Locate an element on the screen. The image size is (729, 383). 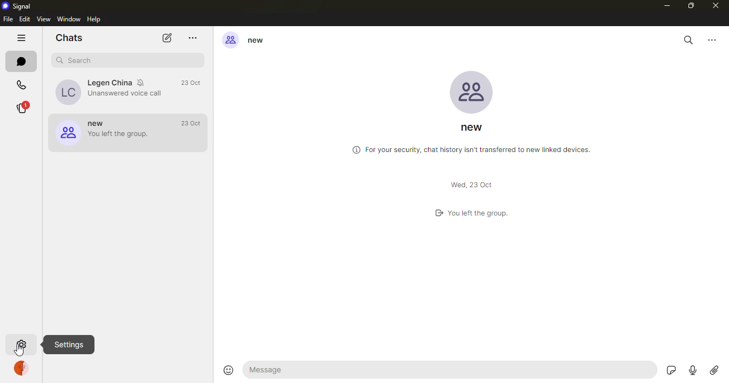
date is located at coordinates (195, 124).